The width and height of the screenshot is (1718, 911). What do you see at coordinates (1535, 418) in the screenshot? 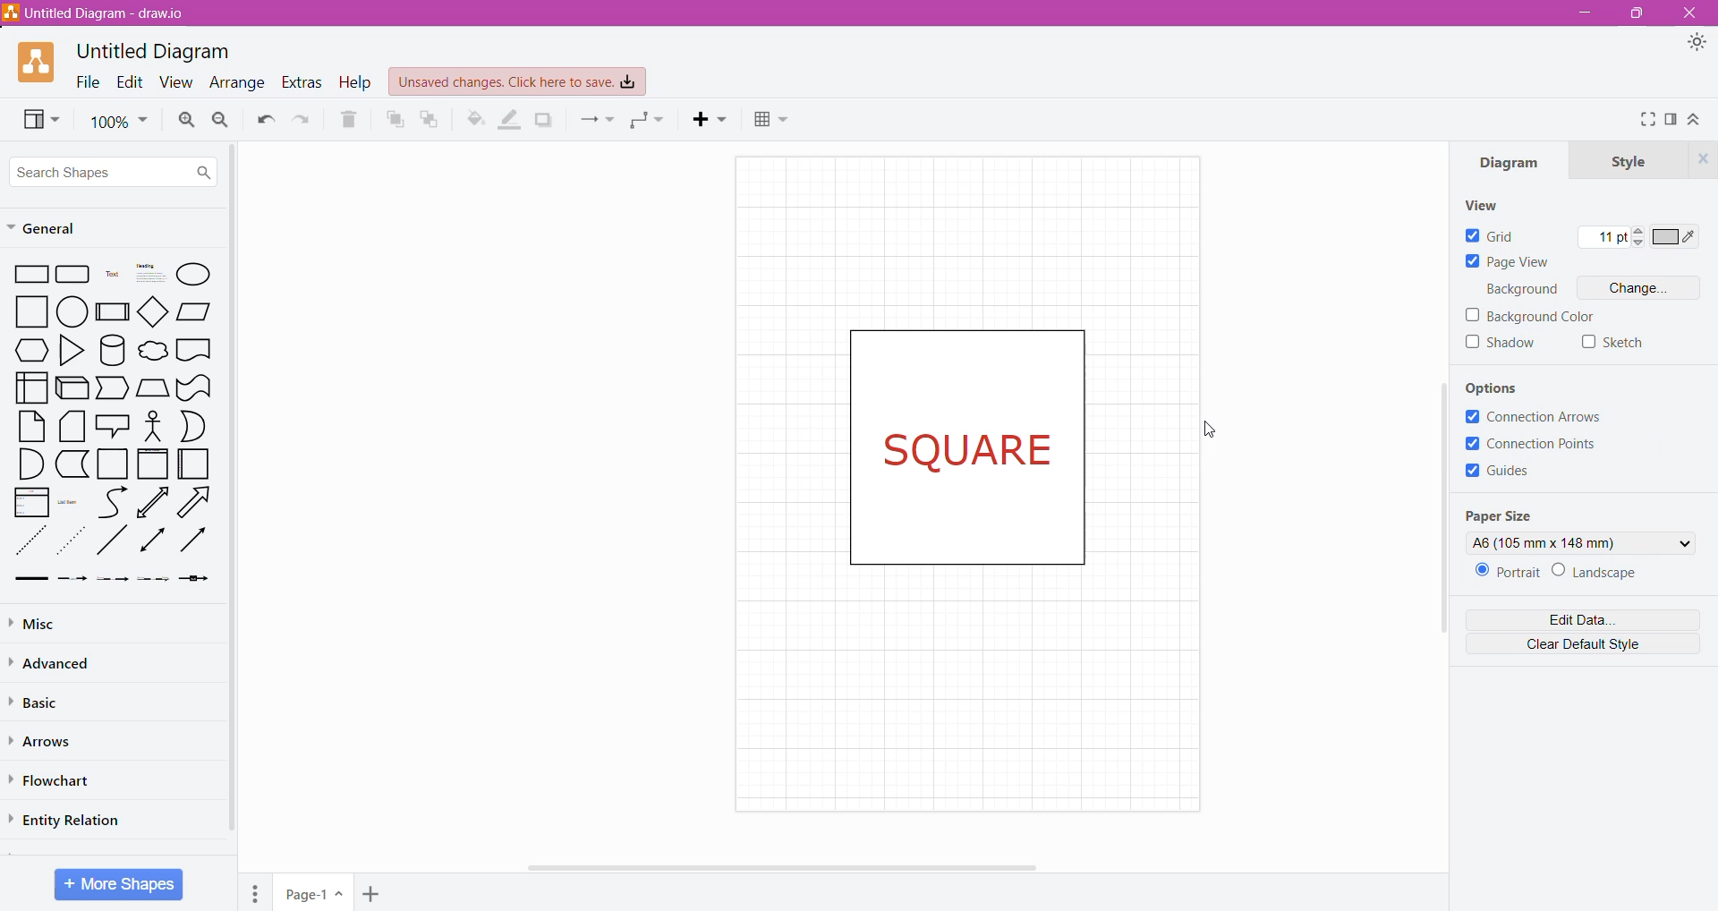
I see `Connection Arrows - Click to enable/disable` at bounding box center [1535, 418].